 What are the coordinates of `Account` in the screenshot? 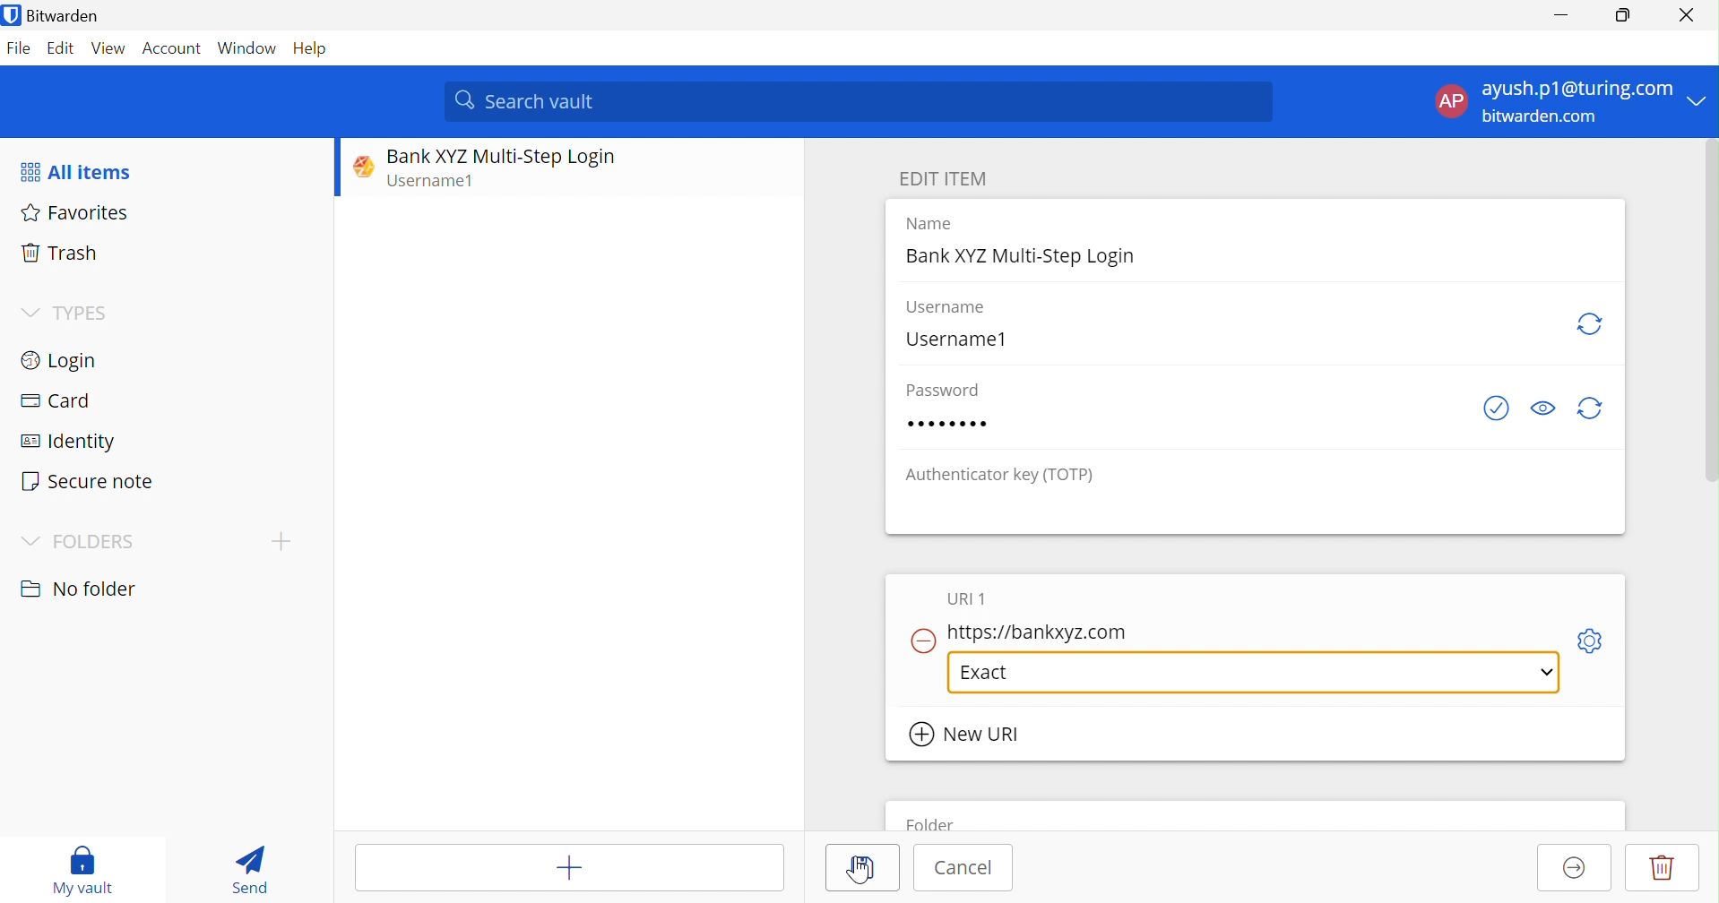 It's located at (175, 52).